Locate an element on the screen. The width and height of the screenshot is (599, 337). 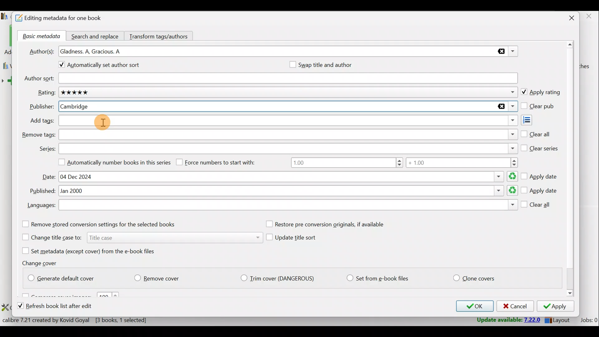
Date is located at coordinates (287, 177).